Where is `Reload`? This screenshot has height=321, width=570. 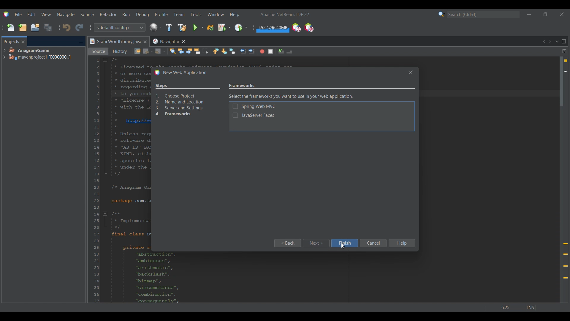
Reload is located at coordinates (210, 28).